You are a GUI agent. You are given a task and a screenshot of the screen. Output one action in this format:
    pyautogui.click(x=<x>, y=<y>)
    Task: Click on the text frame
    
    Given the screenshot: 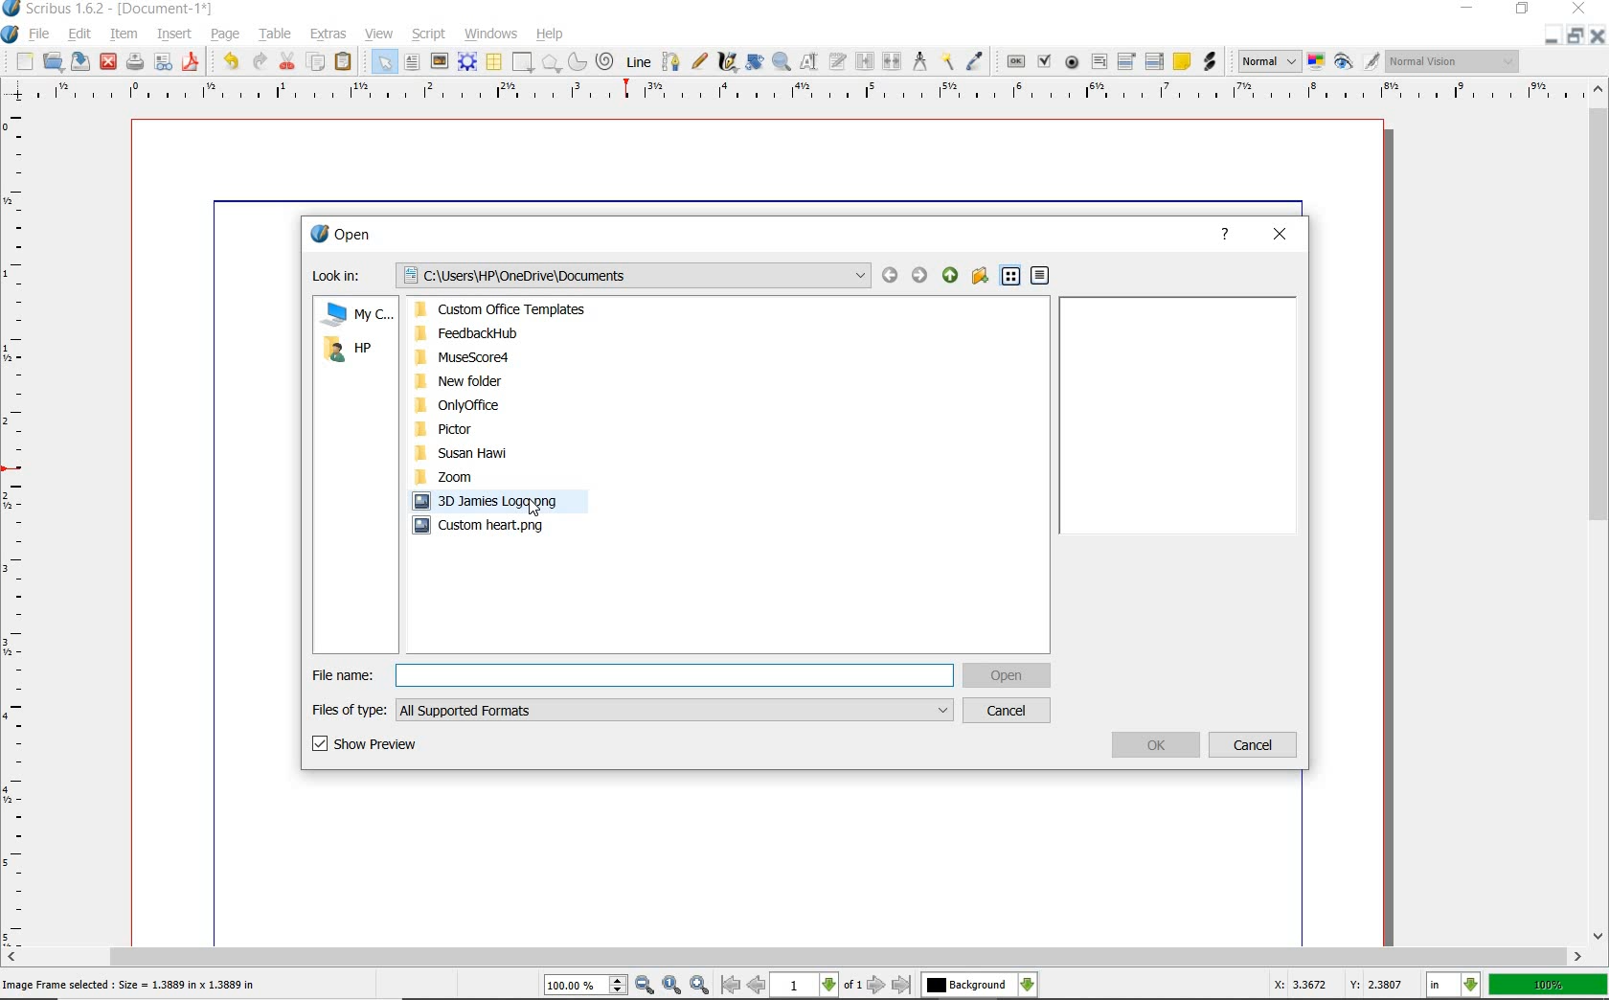 What is the action you would take?
    pyautogui.click(x=410, y=63)
    